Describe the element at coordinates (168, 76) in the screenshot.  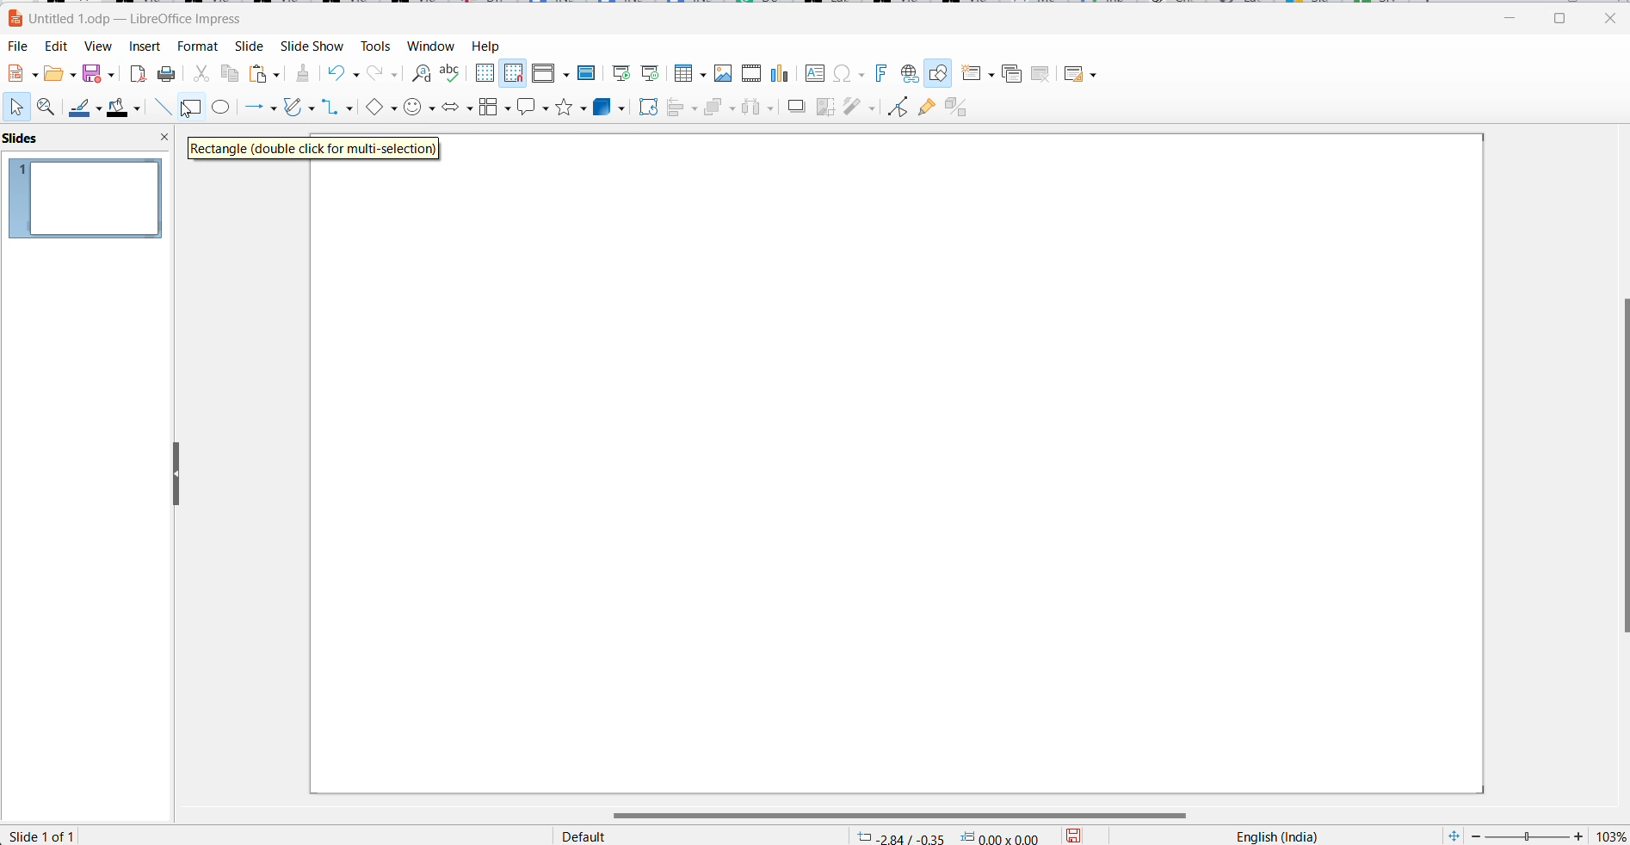
I see `print` at that location.